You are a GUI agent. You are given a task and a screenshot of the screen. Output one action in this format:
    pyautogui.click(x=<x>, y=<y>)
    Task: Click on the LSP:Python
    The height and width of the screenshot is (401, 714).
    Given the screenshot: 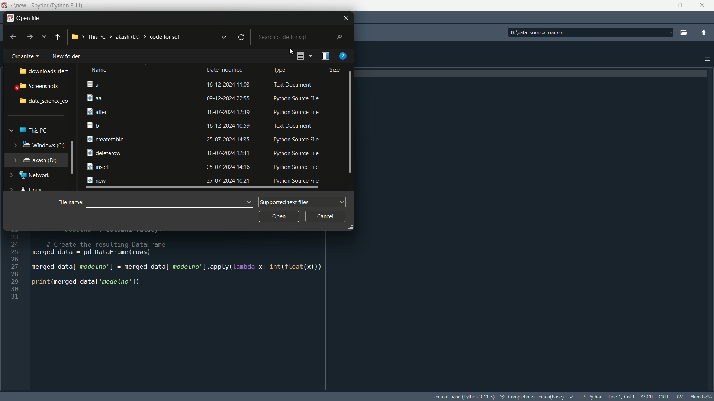 What is the action you would take?
    pyautogui.click(x=586, y=397)
    